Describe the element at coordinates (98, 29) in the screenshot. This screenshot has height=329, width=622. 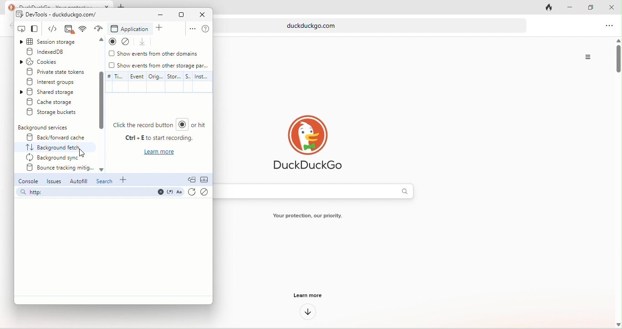
I see `network` at that location.